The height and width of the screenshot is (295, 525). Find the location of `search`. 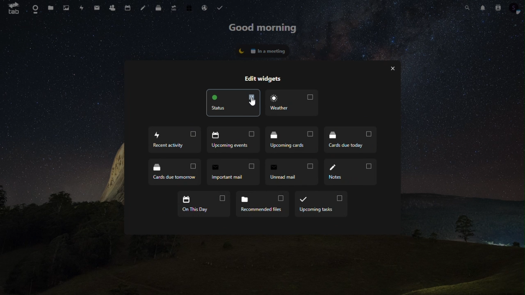

search is located at coordinates (468, 9).